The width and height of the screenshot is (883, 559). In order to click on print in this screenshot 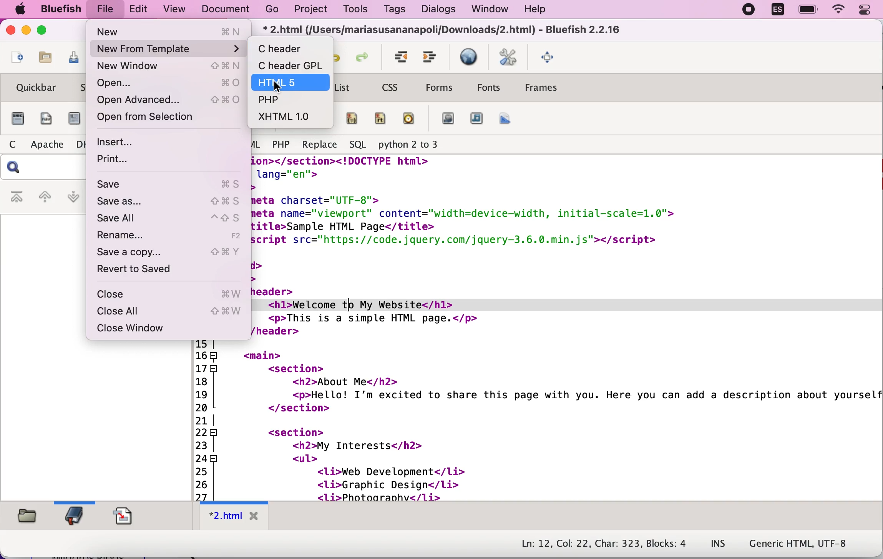, I will do `click(156, 162)`.